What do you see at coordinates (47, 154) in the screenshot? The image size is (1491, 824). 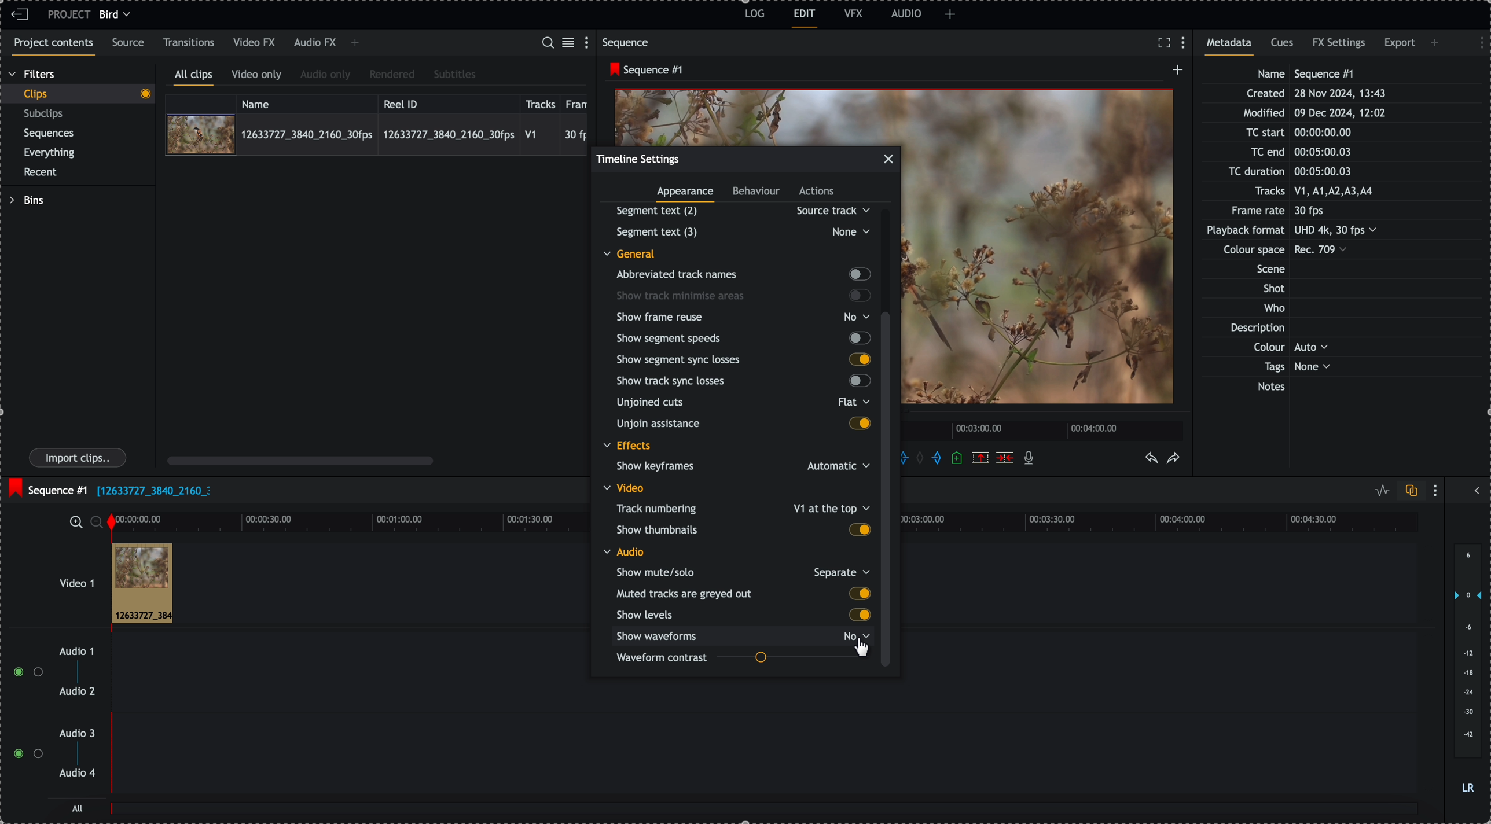 I see `` at bounding box center [47, 154].